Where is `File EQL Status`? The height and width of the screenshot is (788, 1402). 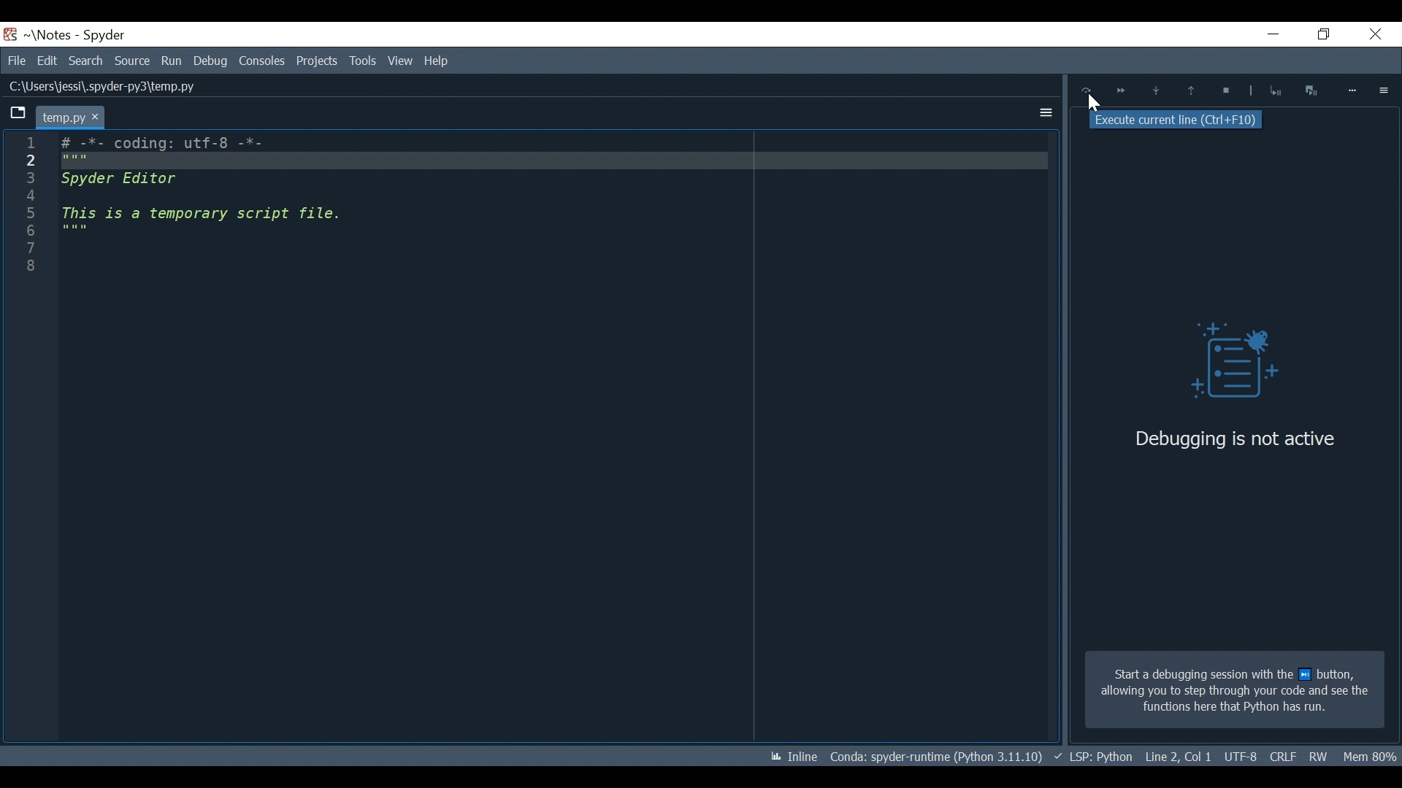
File EQL Status is located at coordinates (1179, 757).